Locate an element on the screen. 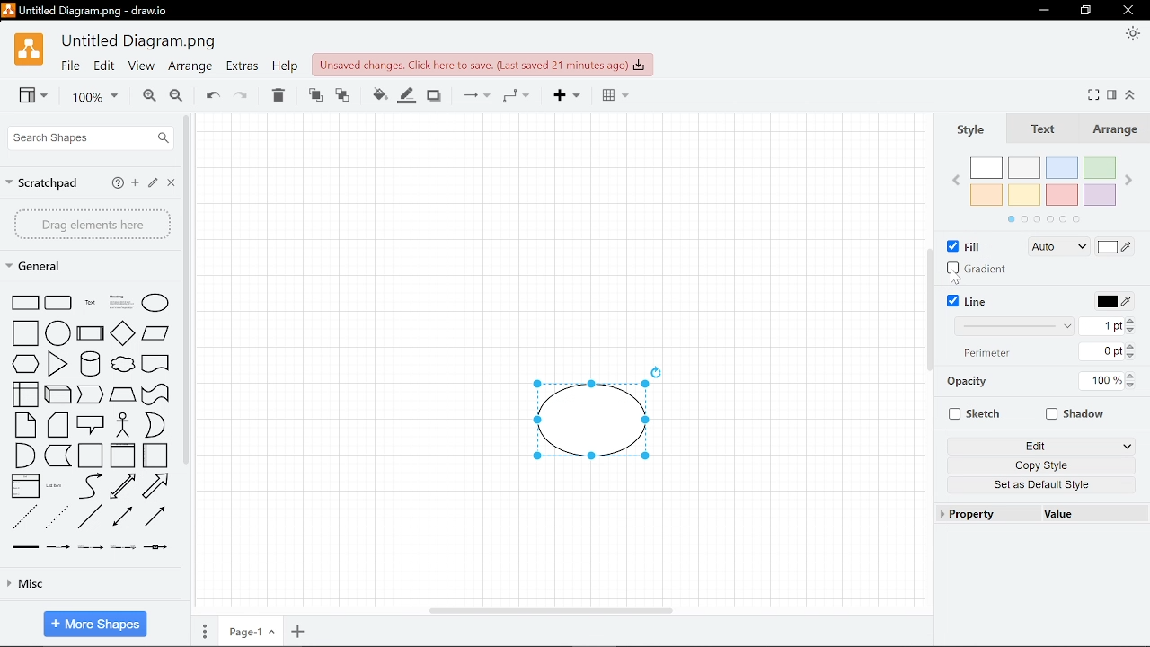 This screenshot has width=1150, height=647. Redo is located at coordinates (241, 93).